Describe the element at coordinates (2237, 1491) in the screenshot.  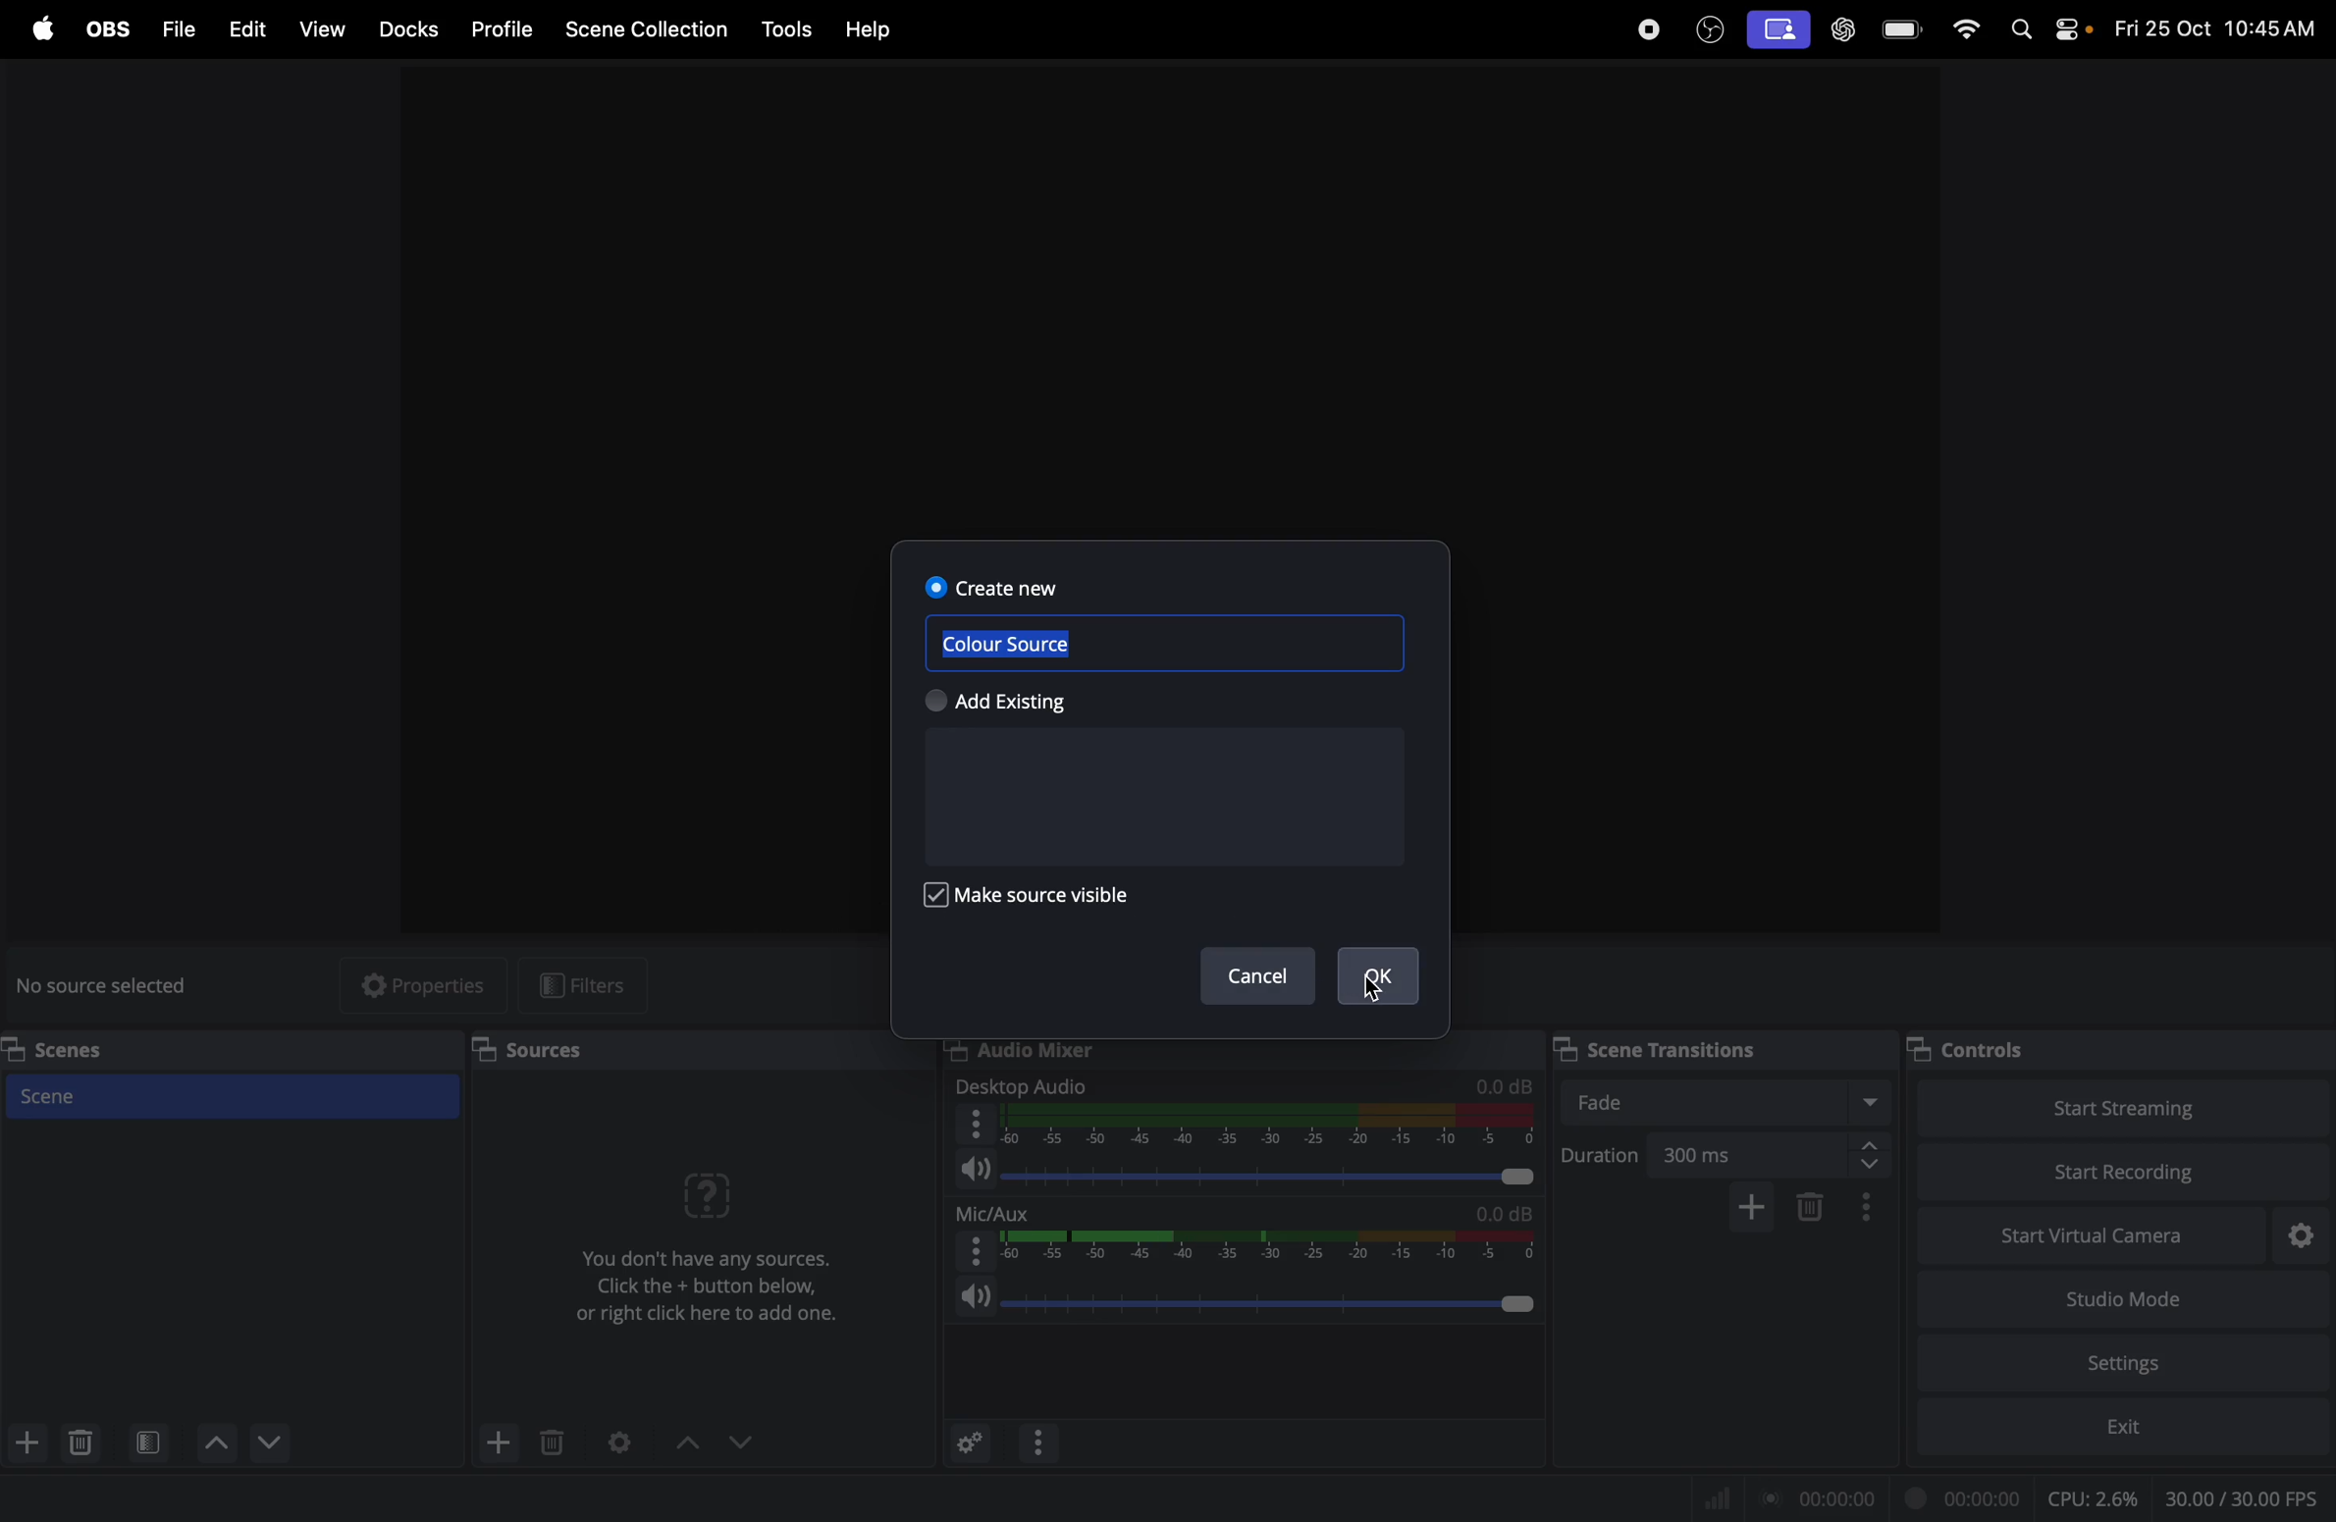
I see `client fps` at that location.